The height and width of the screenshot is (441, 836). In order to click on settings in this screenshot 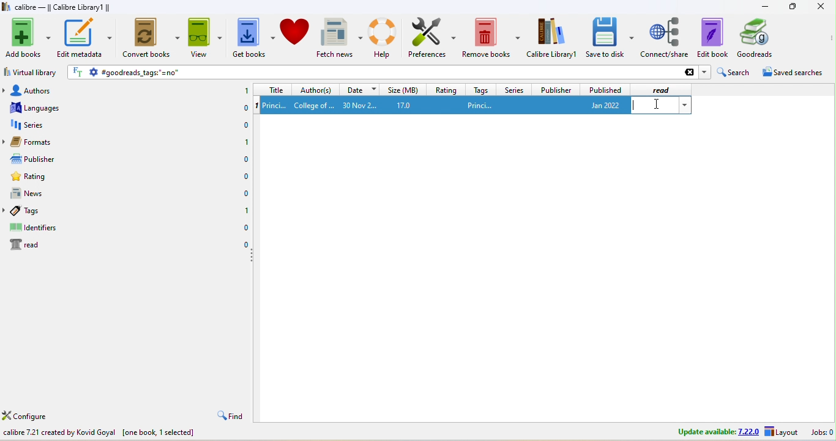, I will do `click(93, 73)`.